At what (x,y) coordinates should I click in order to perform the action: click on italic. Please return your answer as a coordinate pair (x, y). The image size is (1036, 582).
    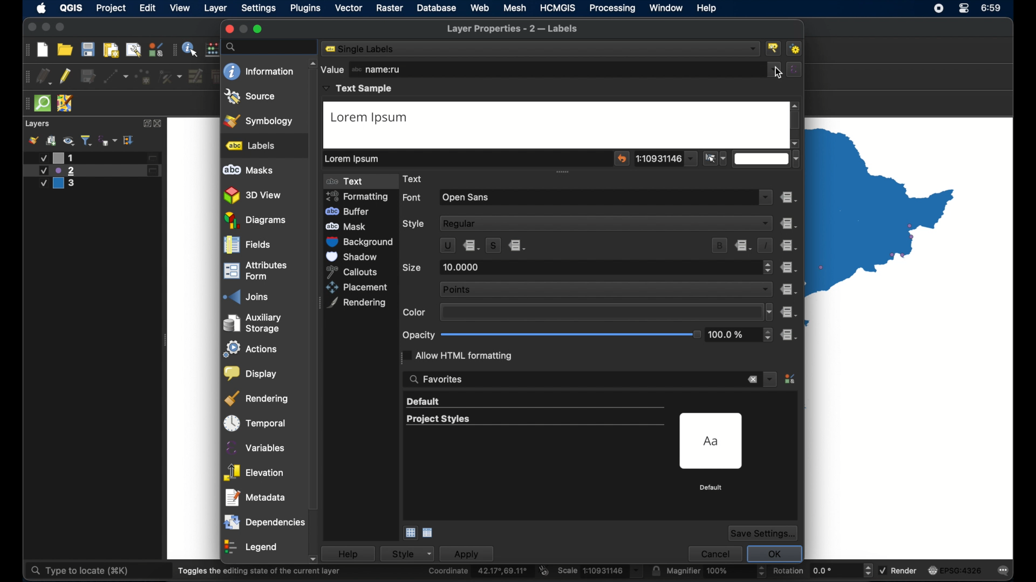
    Looking at the image, I should click on (766, 245).